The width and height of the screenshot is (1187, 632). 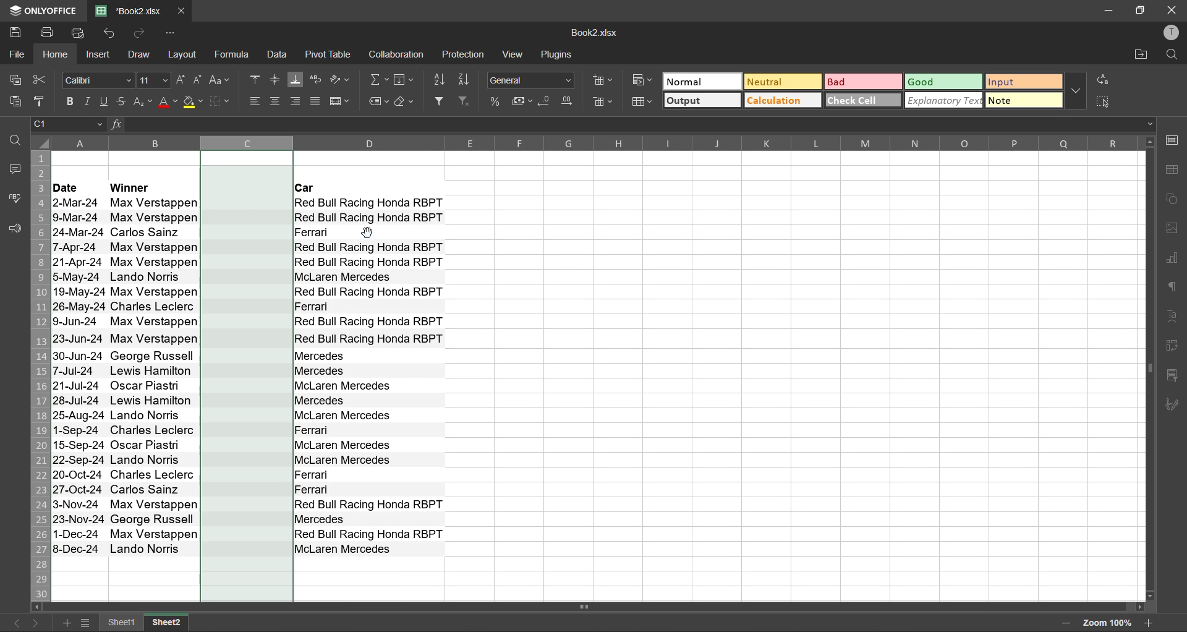 I want to click on Red Bull Racing Honda RBPT
Red Bull Racing Honda RBPT
Ferrari

Red Bull Racing Honda RBPT
Red Bull Racing Honda RBPT
McLaren Mercedes

Red Bull Racing Honda RBPT
Ferrari

Red Bull Racing Honda RBPT
Red Bull Racing Honda RBPT
Mercedes

Mercedes

McLaren Mercedes

Mercedes

McLaren Mercedes

Ferrari

McLaren Mercedes

McLaren Mercedes

Ferrari

Ferrari

Red Bull Racing Honda RBPT
Mercedes

Red Bull Racing Honda RBPT
McLaren Mercedes, so click(x=369, y=378).